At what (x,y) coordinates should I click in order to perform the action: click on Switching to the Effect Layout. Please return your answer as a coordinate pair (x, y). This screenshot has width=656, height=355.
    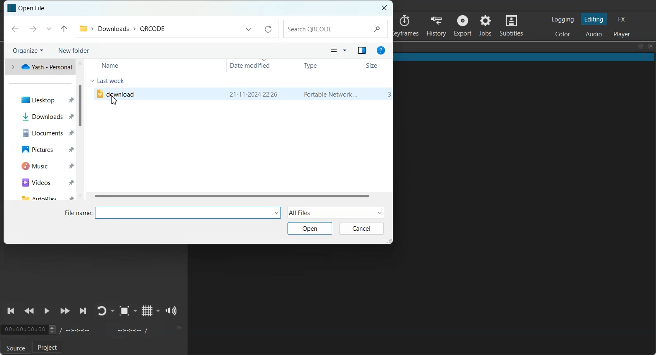
    Looking at the image, I should click on (621, 19).